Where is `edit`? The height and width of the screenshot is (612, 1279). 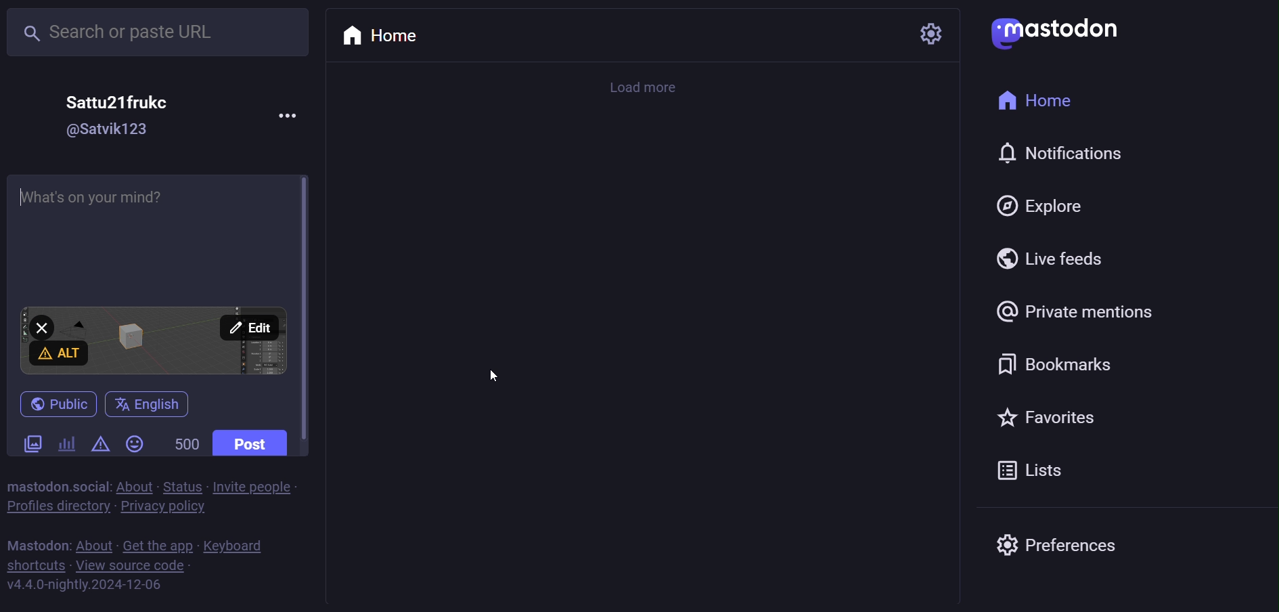 edit is located at coordinates (250, 327).